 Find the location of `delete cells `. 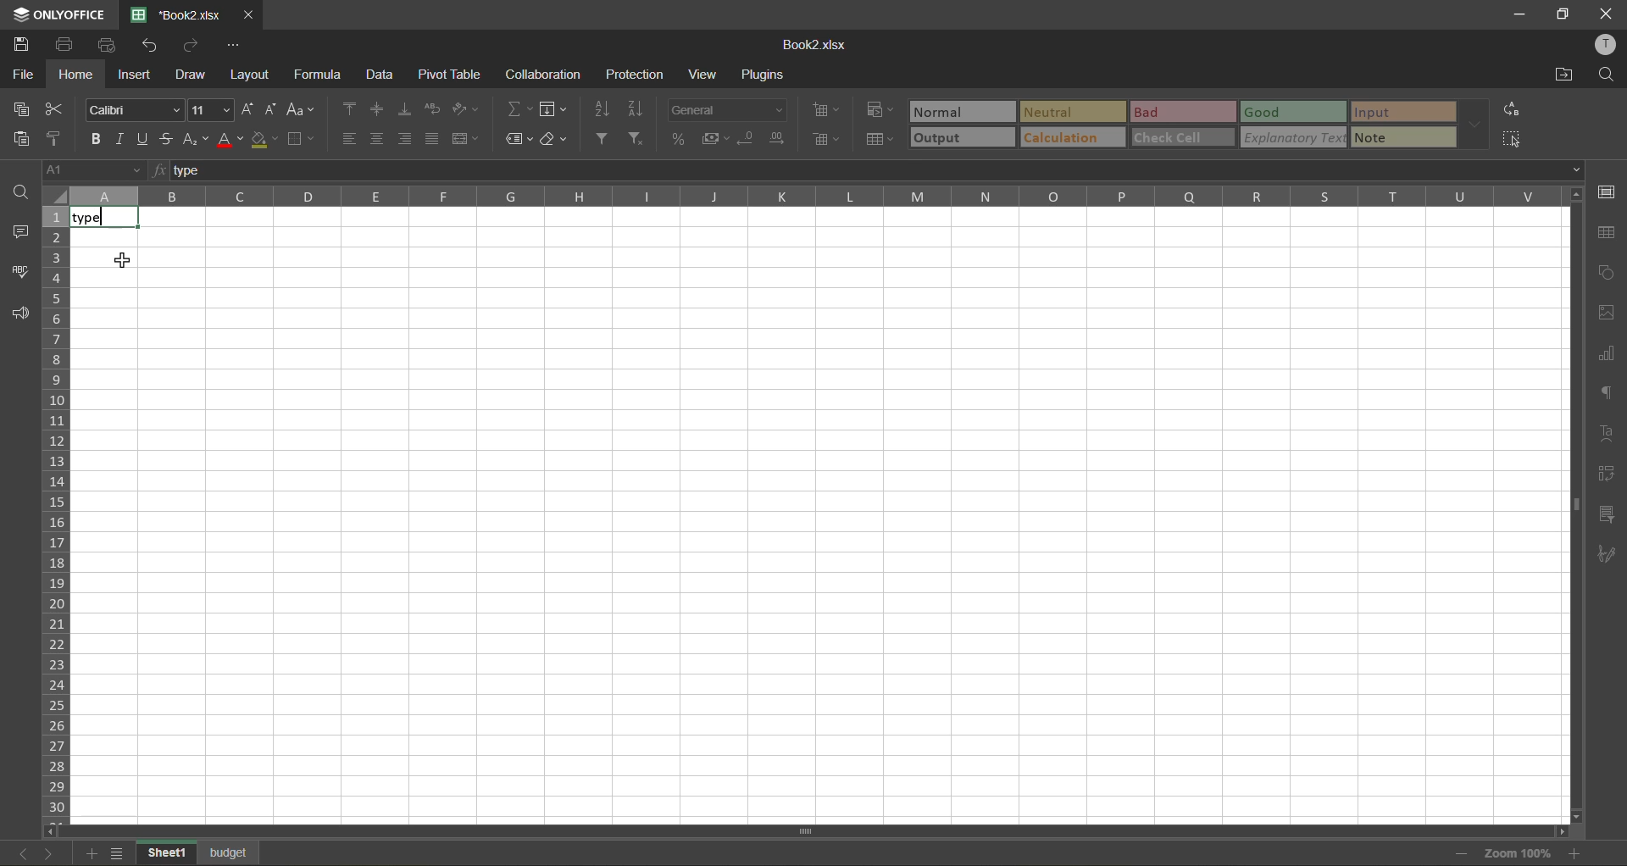

delete cells  is located at coordinates (825, 140).